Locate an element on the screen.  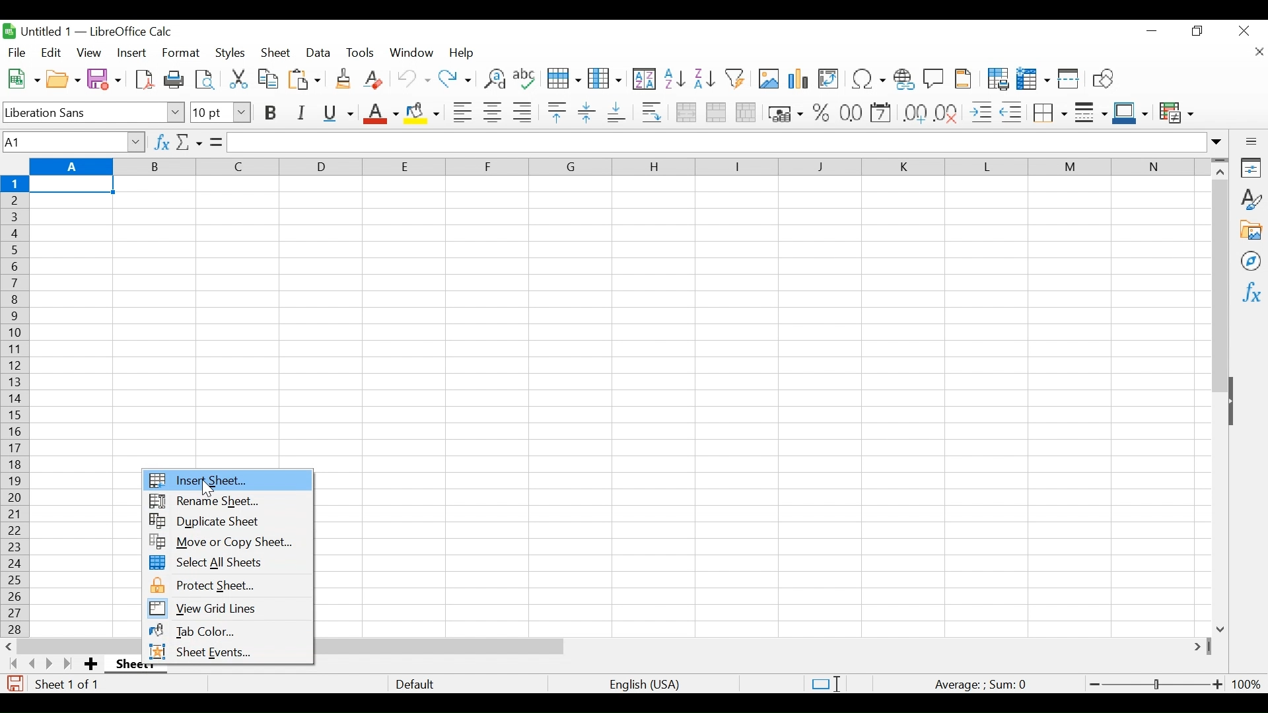
Column is located at coordinates (605, 79).